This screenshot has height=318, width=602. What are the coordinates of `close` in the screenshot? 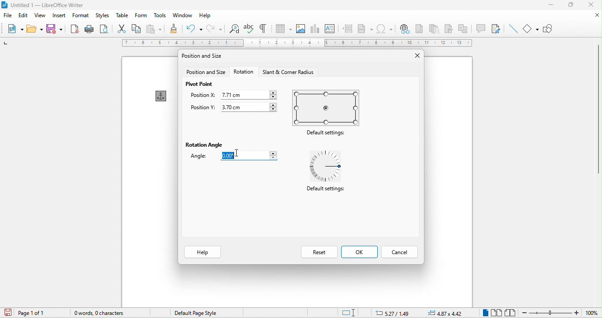 It's located at (596, 15).